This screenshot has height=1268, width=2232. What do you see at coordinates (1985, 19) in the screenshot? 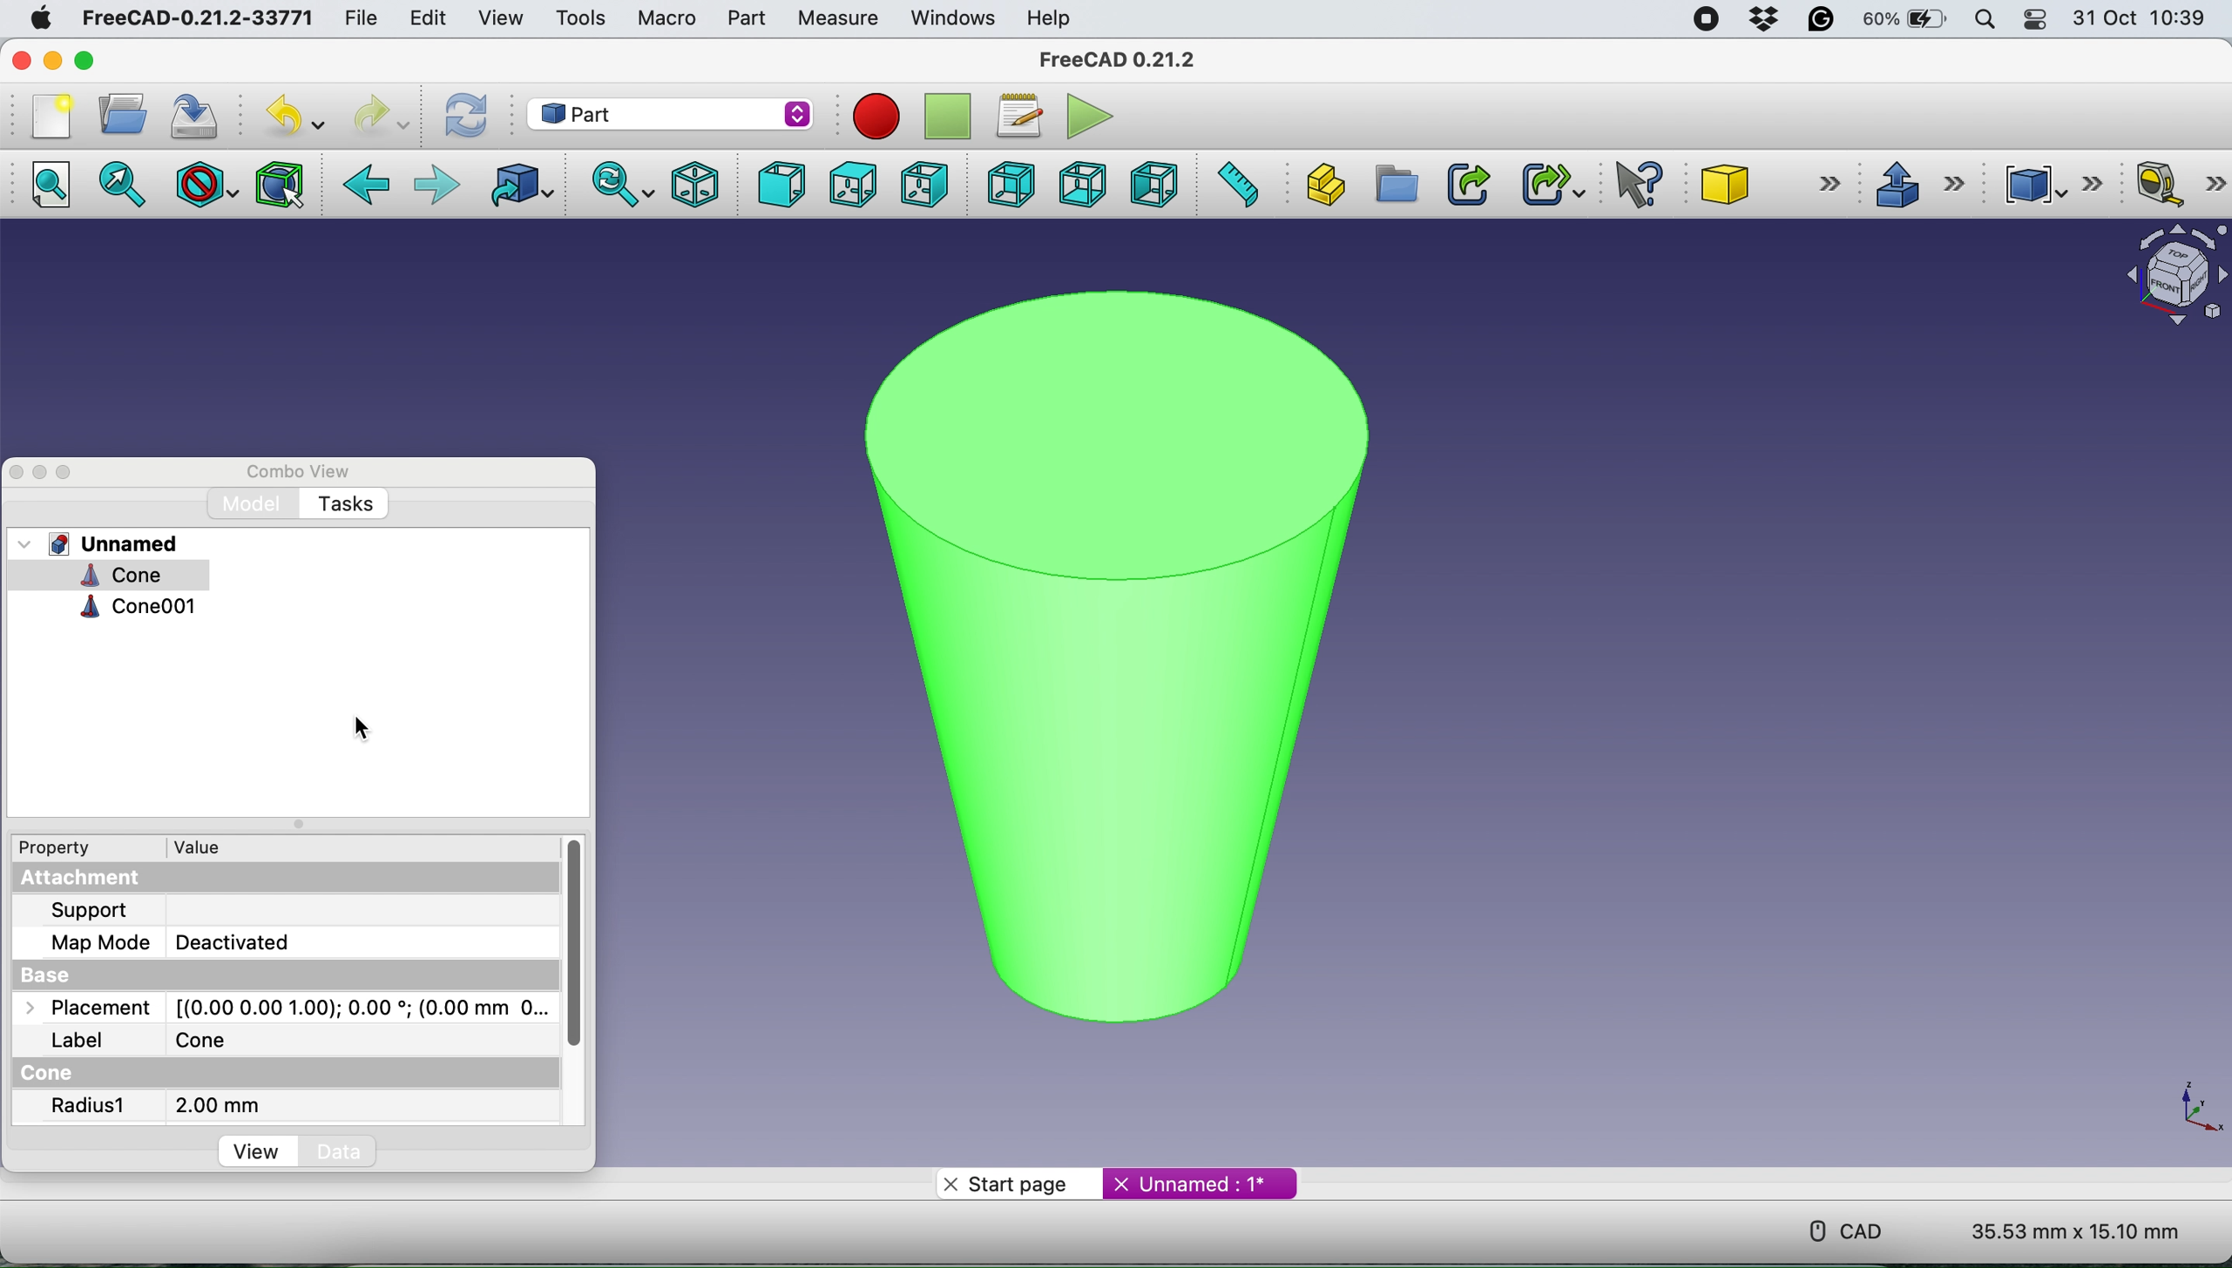
I see `spotlight search` at bounding box center [1985, 19].